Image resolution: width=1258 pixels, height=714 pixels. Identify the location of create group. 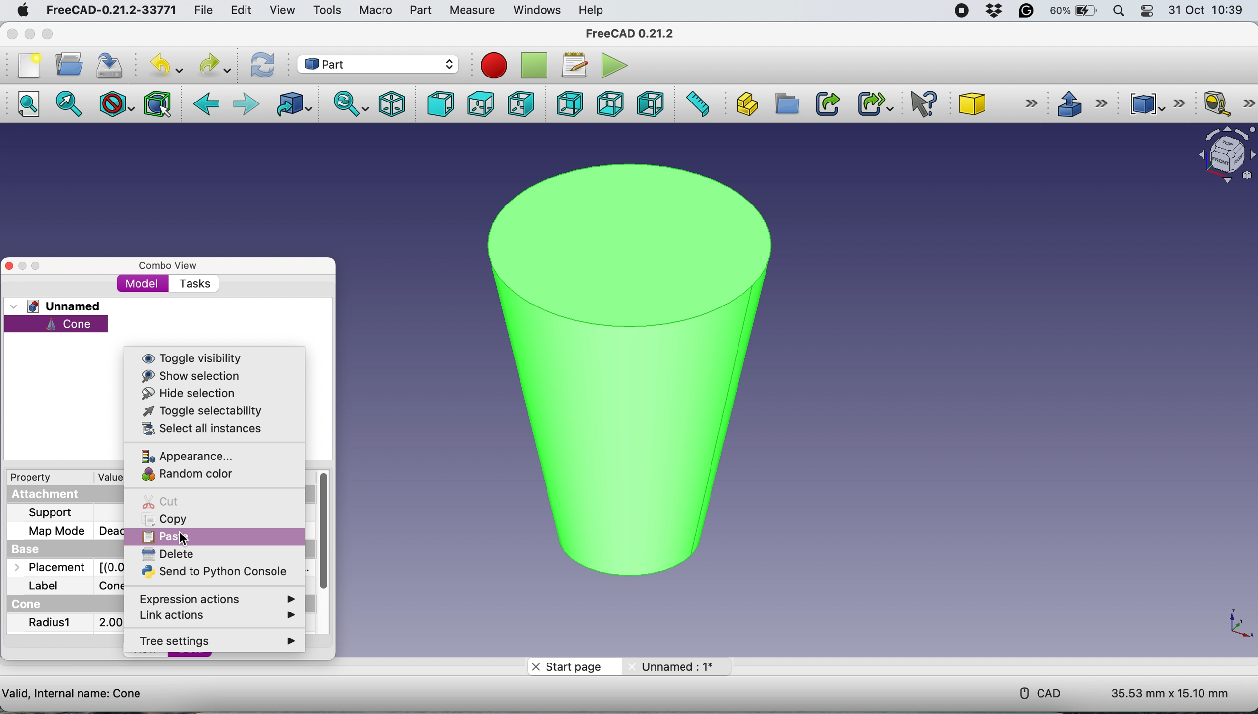
(787, 104).